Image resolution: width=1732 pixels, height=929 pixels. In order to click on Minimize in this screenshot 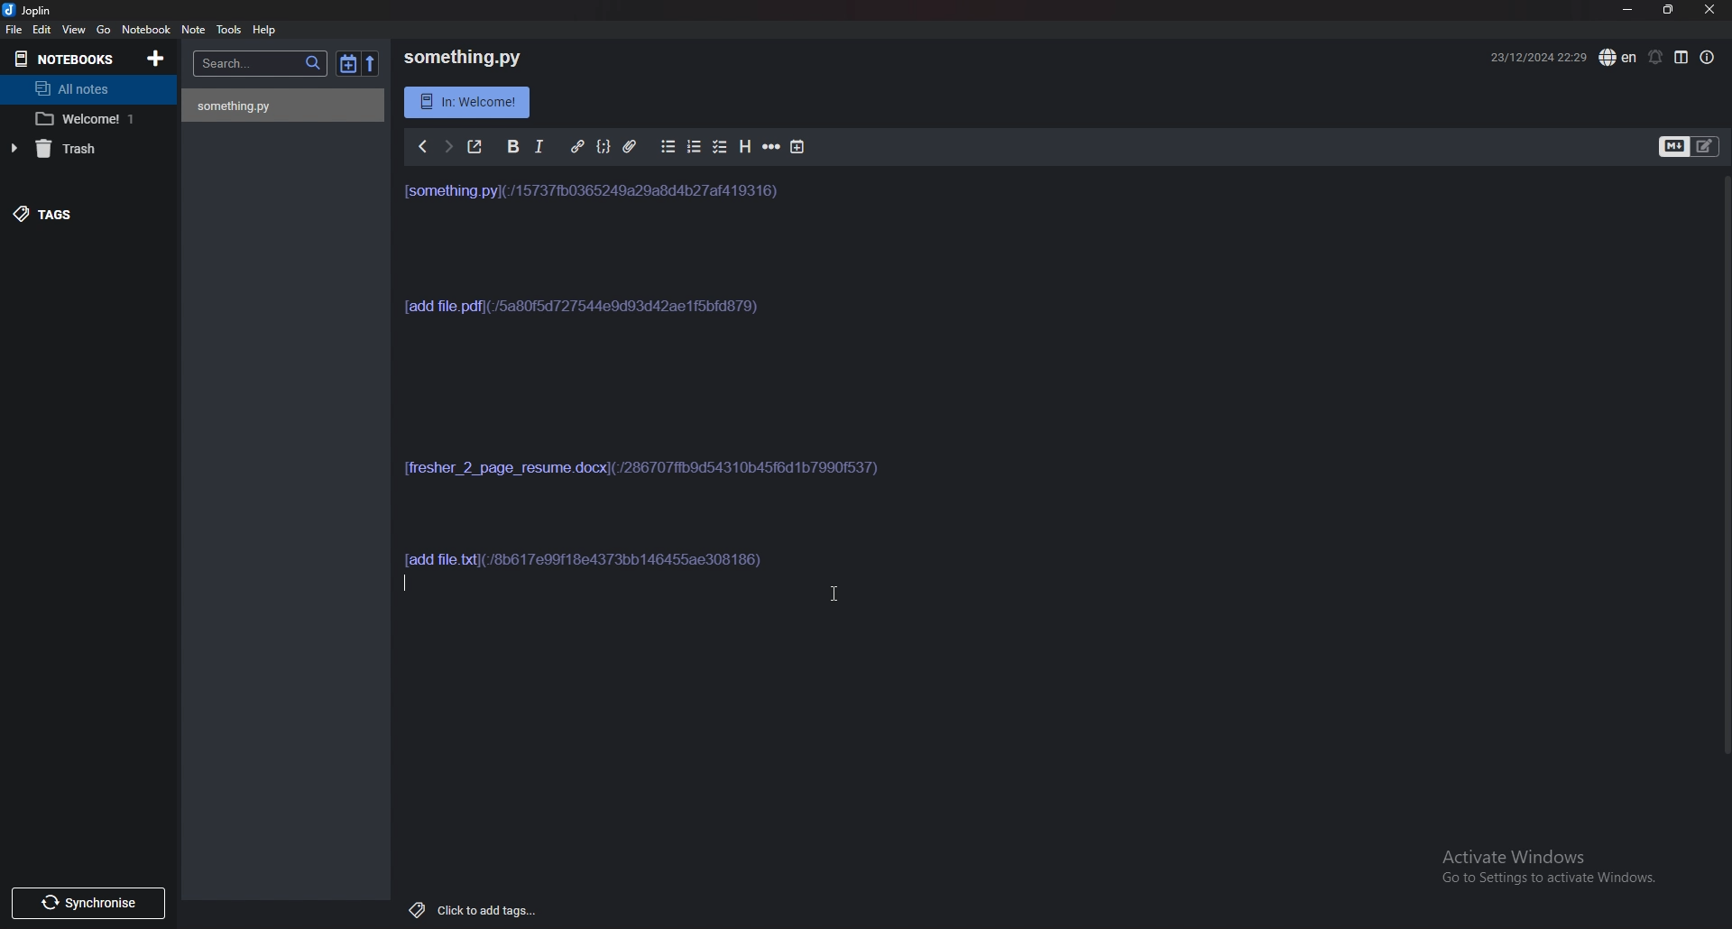, I will do `click(1630, 10)`.